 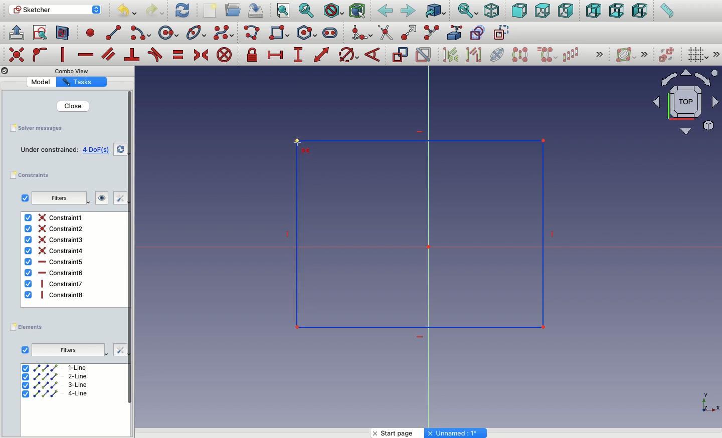 I want to click on constrain symmetrical , so click(x=201, y=57).